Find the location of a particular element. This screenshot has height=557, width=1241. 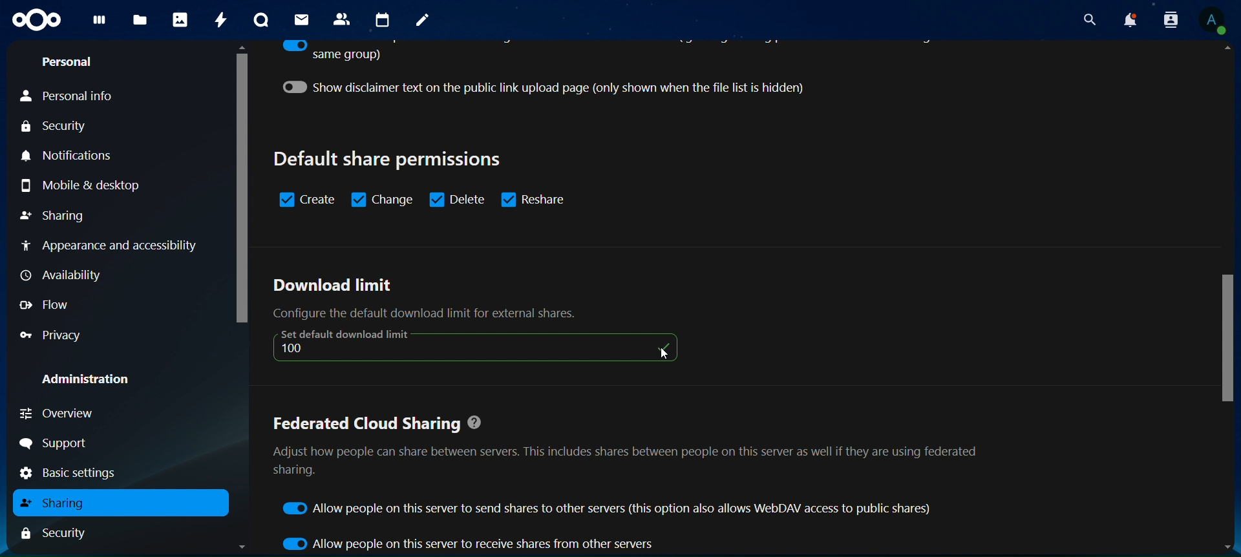

search contacts is located at coordinates (1170, 20).